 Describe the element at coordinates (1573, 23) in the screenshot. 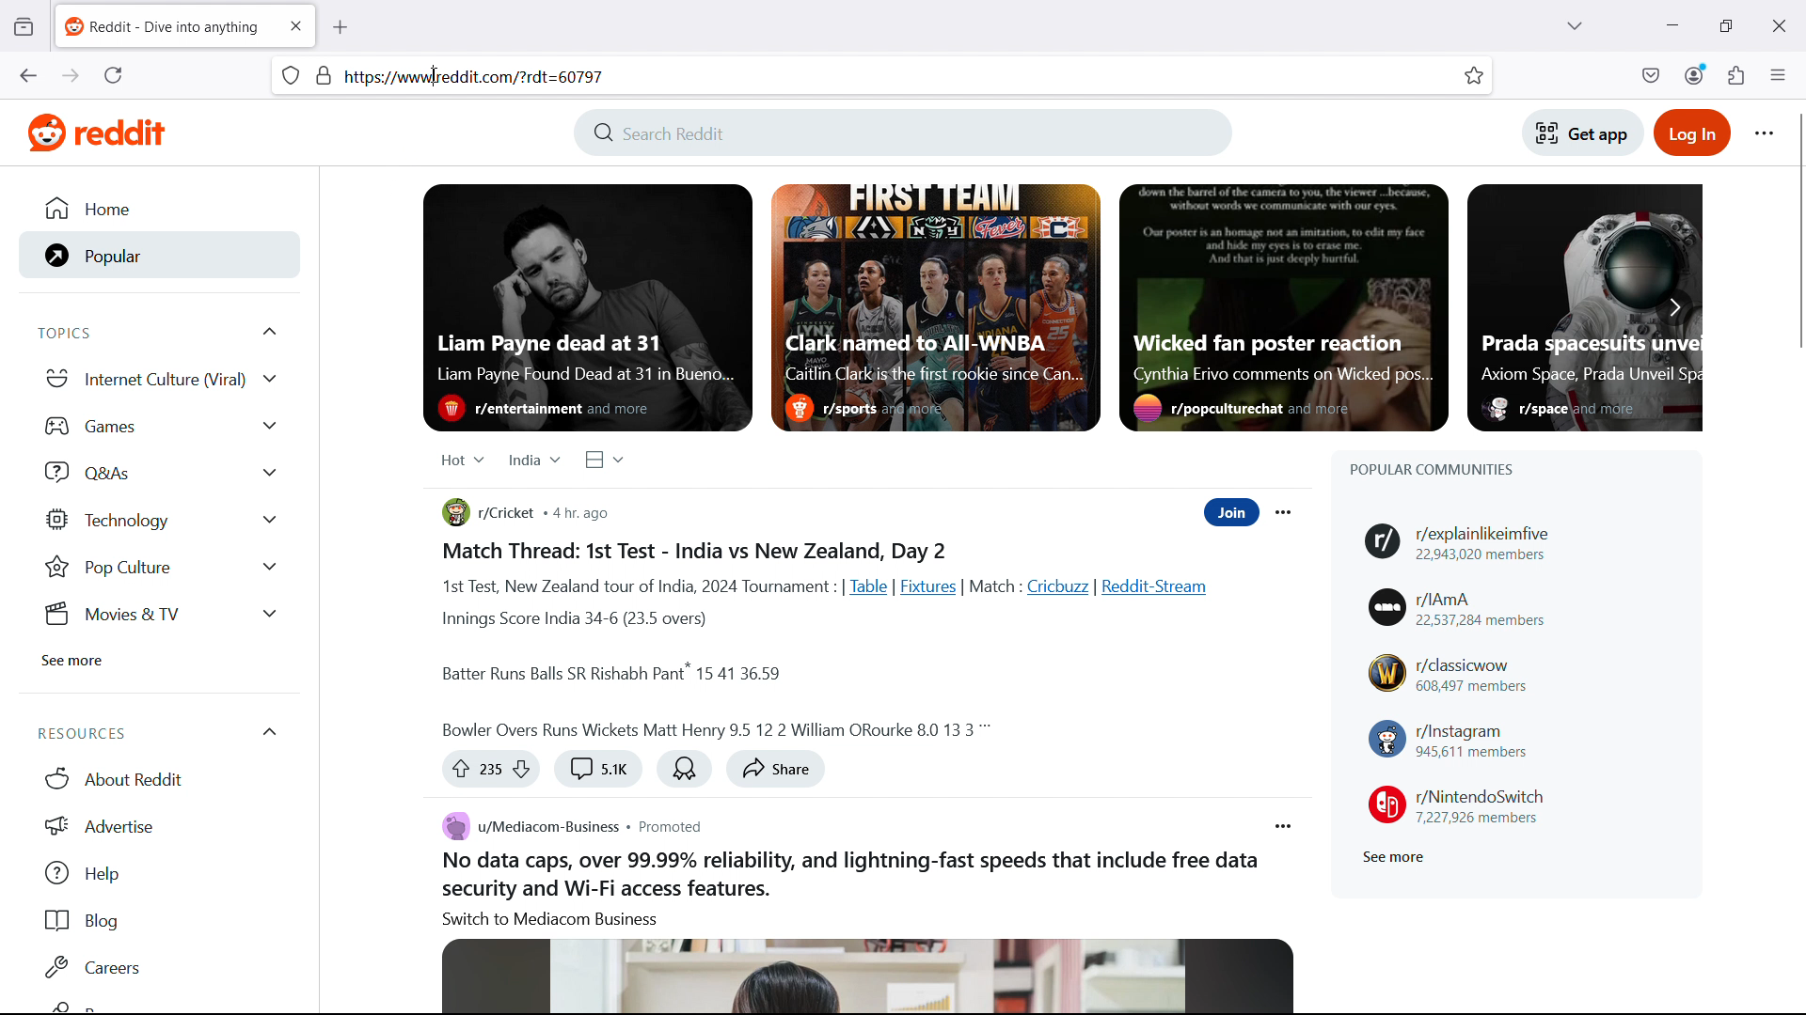

I see `list all tabs` at that location.